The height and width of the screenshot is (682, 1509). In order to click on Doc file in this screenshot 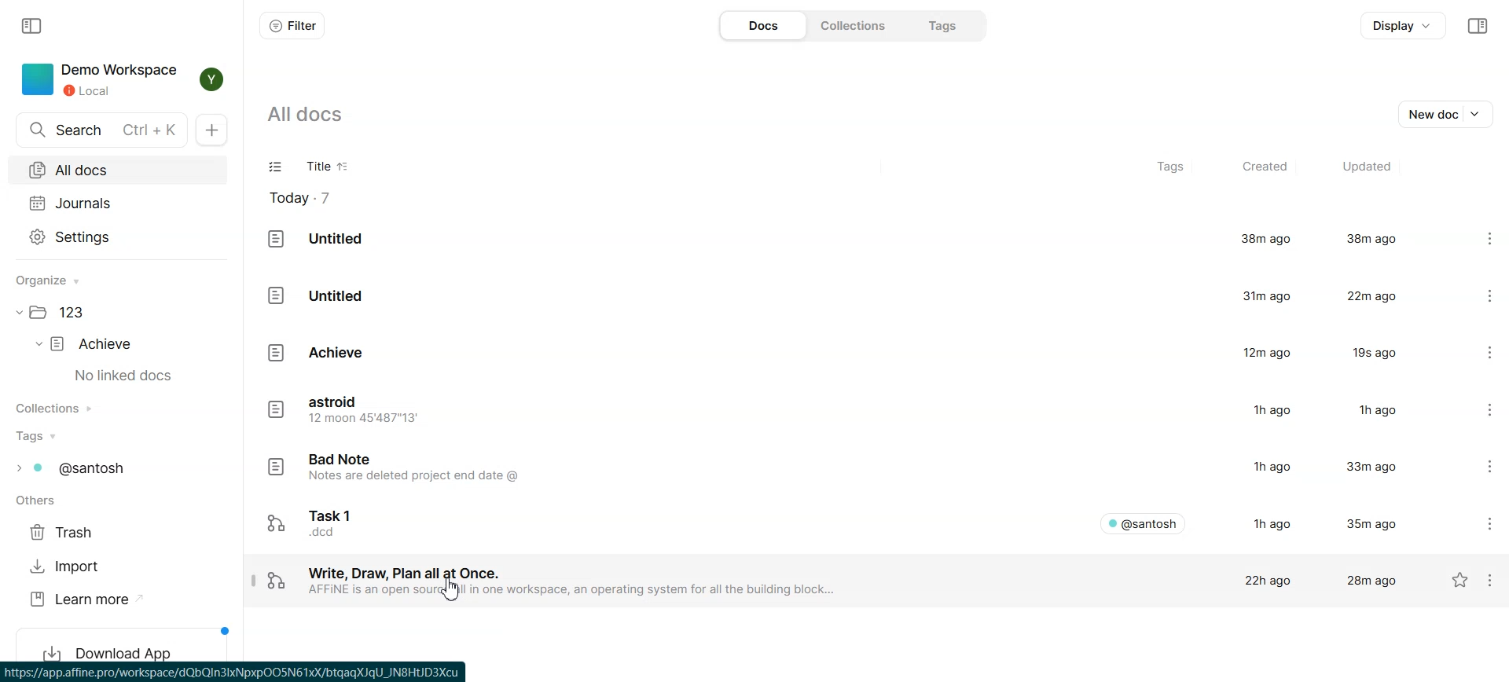, I will do `click(845, 353)`.